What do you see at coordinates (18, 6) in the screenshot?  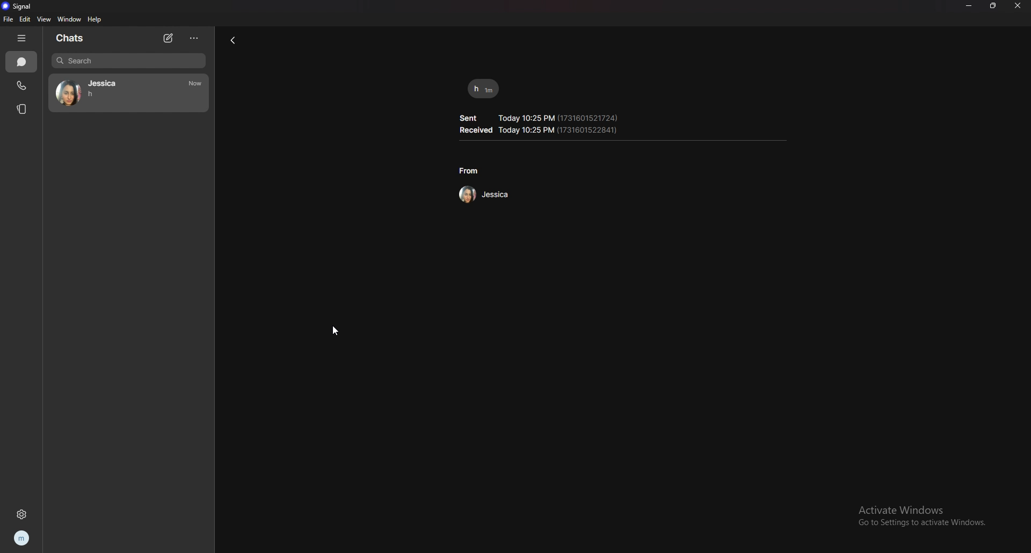 I see `signal` at bounding box center [18, 6].